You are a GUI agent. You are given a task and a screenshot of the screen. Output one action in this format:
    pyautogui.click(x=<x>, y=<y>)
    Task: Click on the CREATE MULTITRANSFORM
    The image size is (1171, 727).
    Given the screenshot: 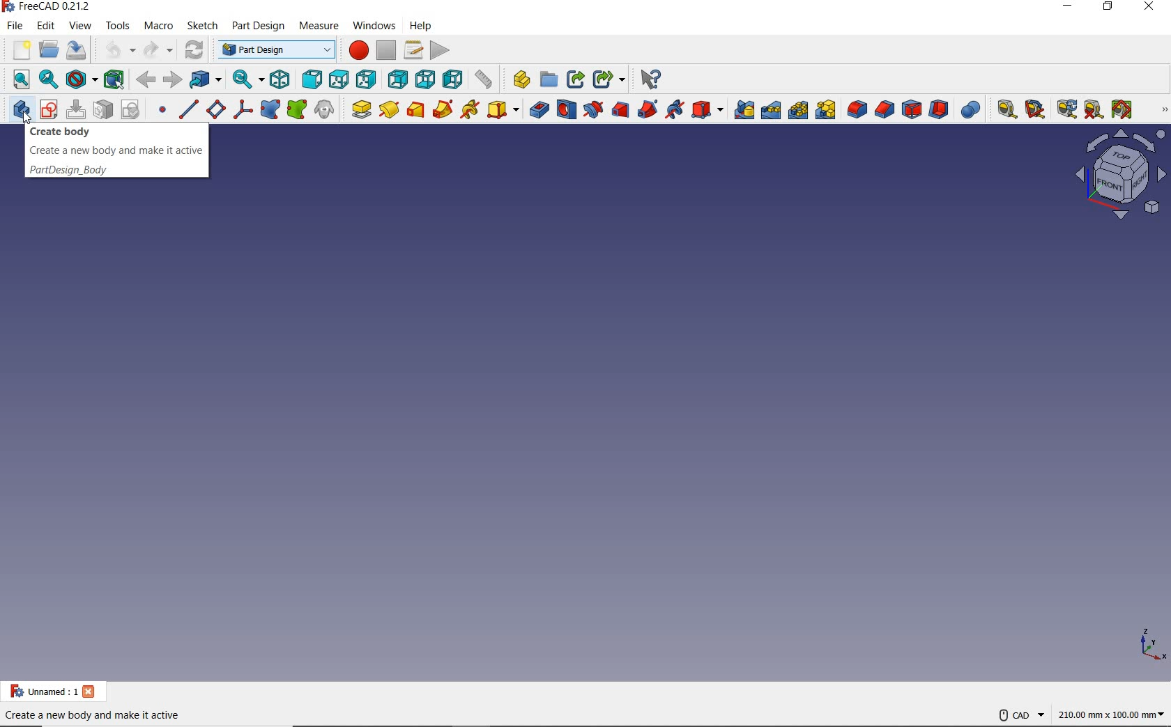 What is the action you would take?
    pyautogui.click(x=829, y=109)
    